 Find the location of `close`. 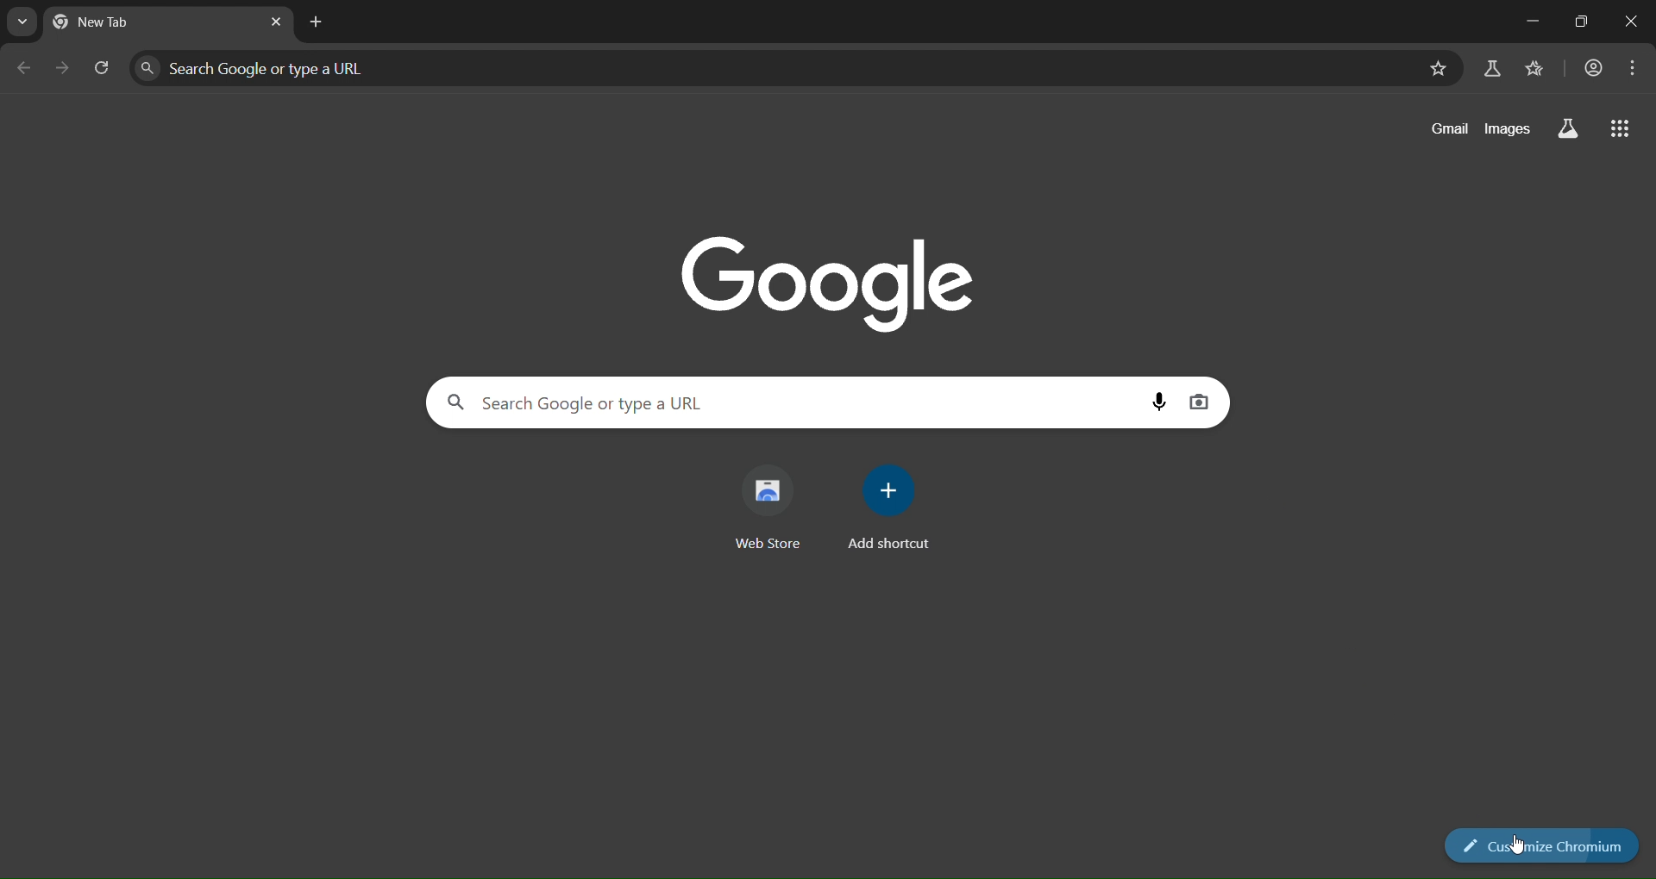

close is located at coordinates (1632, 22).